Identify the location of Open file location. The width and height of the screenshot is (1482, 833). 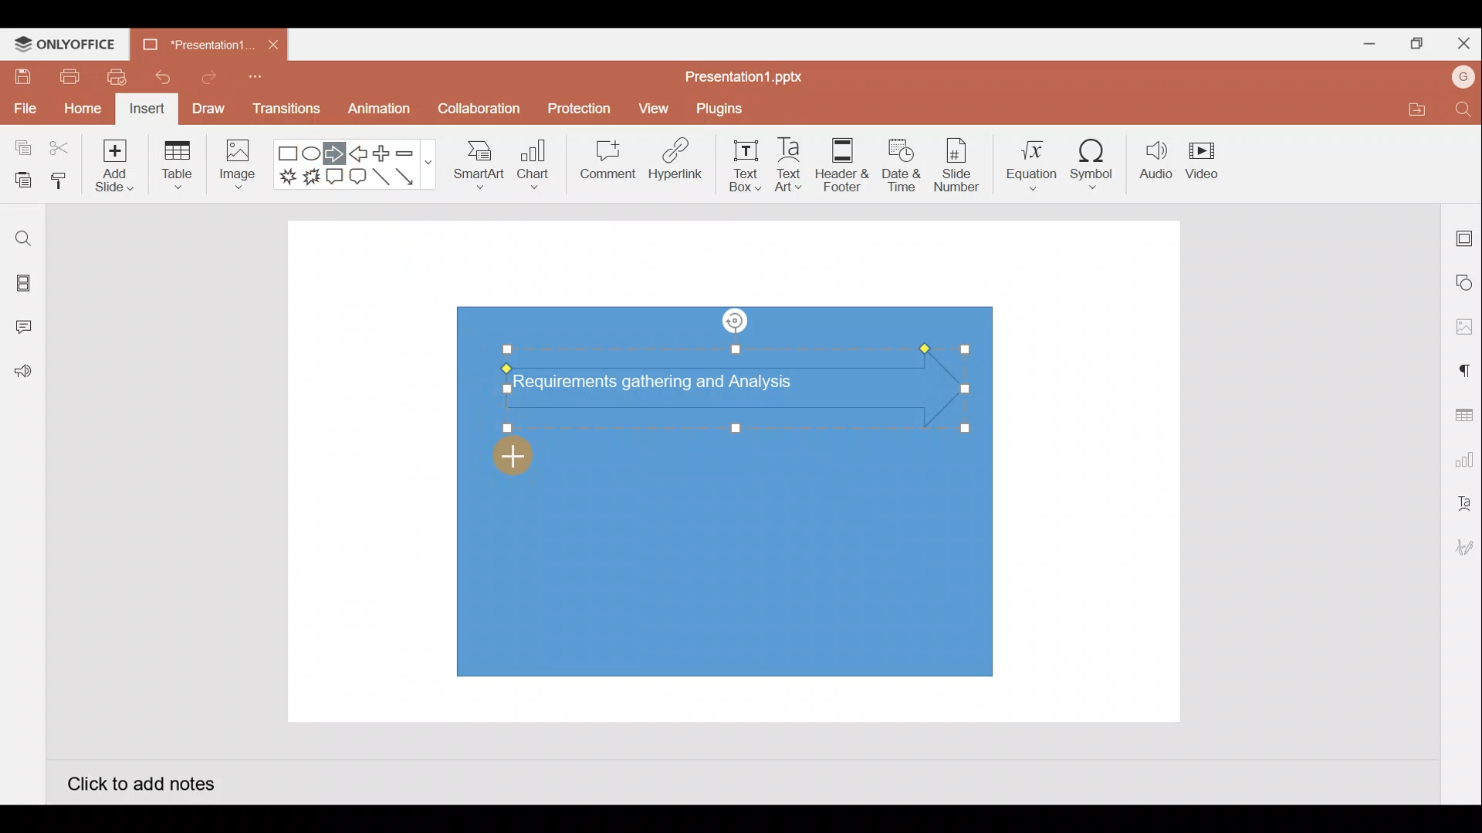
(1414, 109).